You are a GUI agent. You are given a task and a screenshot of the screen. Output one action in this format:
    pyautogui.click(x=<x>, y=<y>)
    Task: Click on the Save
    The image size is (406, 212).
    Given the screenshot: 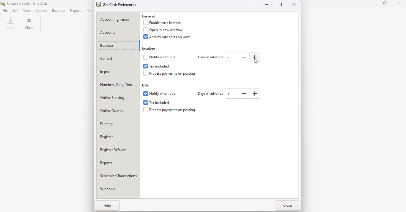 What is the action you would take?
    pyautogui.click(x=10, y=24)
    